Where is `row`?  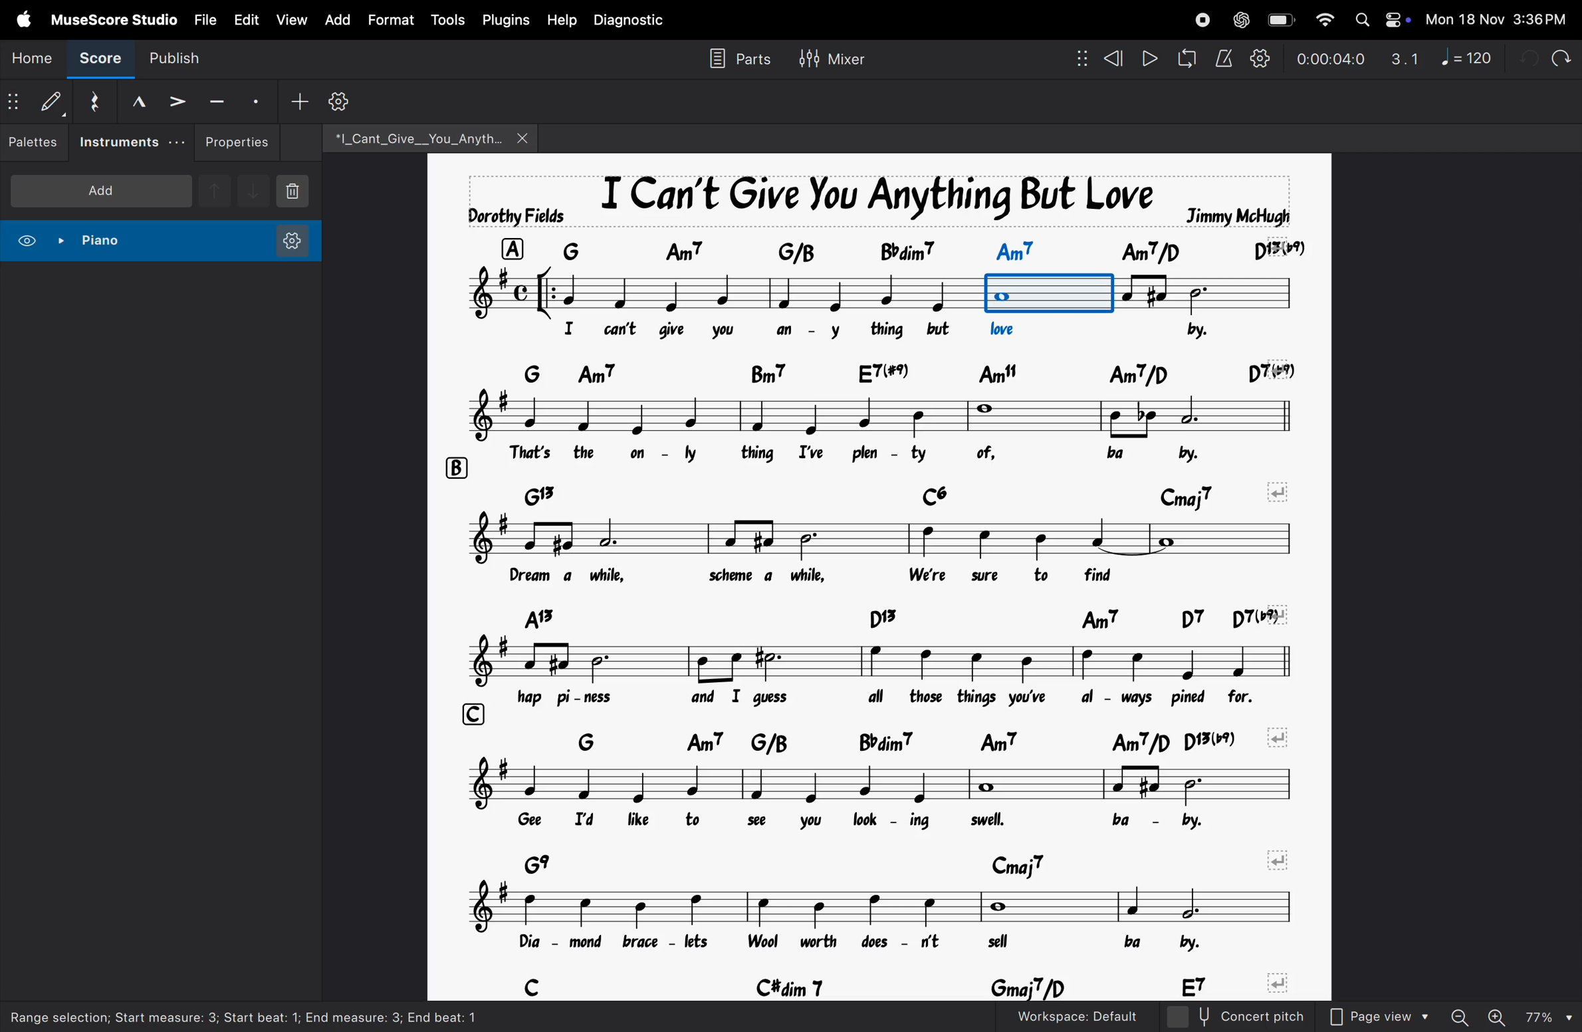 row is located at coordinates (455, 467).